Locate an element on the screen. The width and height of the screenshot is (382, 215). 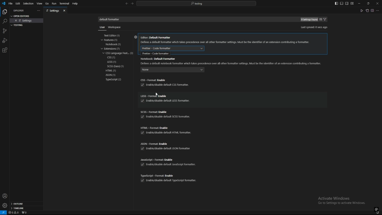
more actions is located at coordinates (378, 10).